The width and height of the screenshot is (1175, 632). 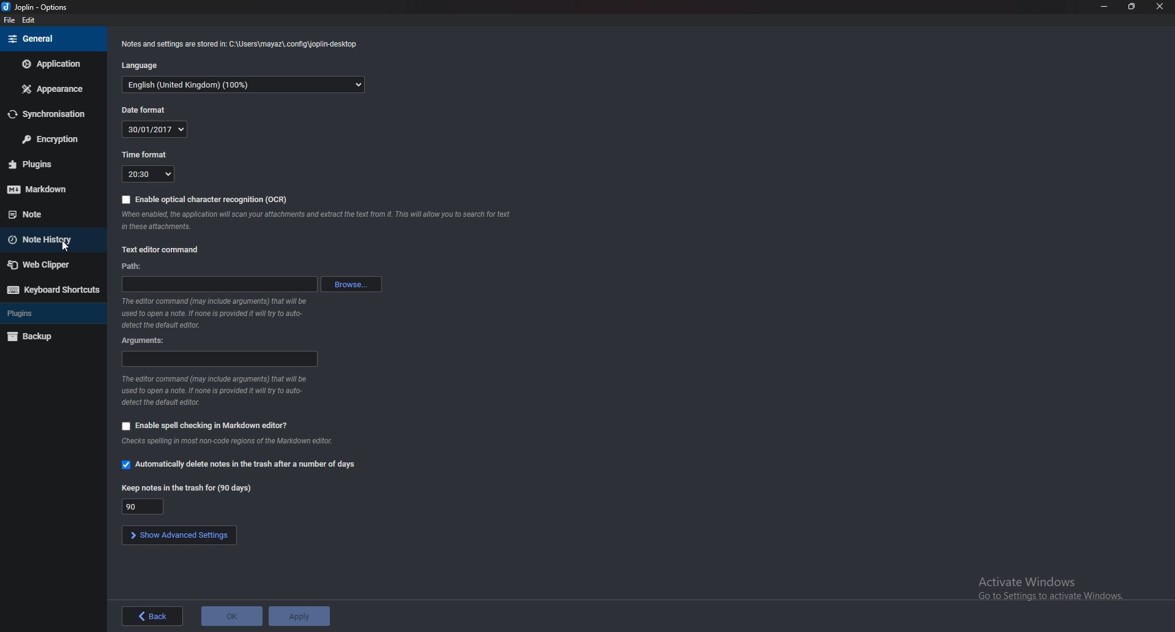 What do you see at coordinates (52, 265) in the screenshot?
I see `Web Clipper` at bounding box center [52, 265].